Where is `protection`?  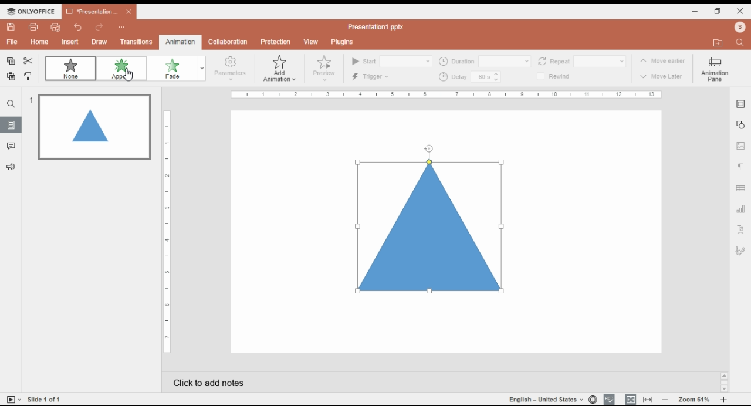 protection is located at coordinates (277, 42).